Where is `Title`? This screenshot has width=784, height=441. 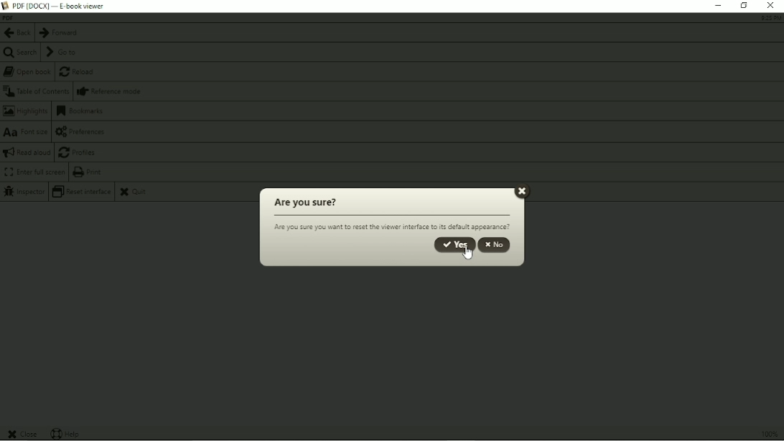 Title is located at coordinates (62, 5).